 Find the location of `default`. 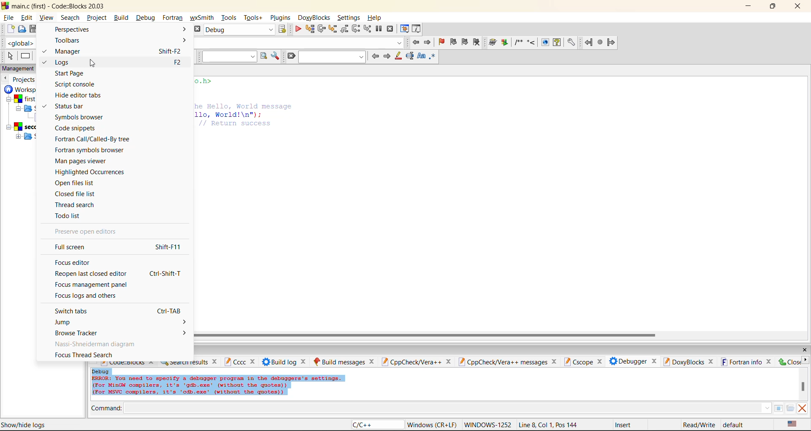

default is located at coordinates (739, 424).